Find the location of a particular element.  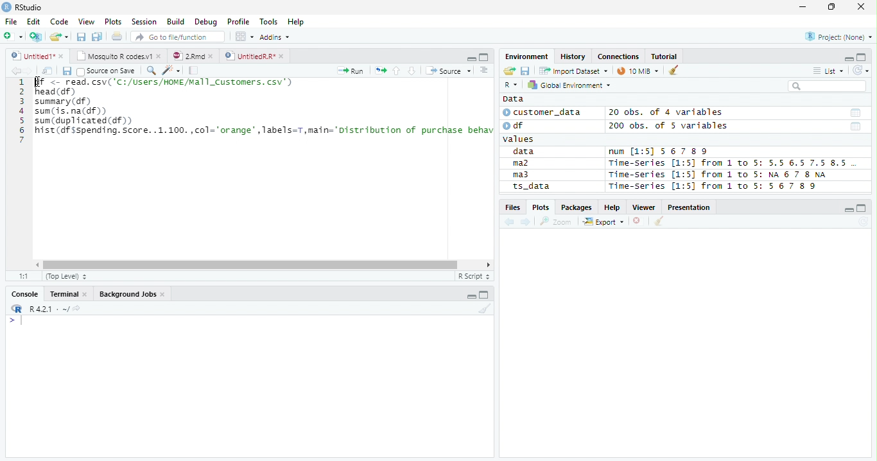

Console is located at coordinates (25, 293).